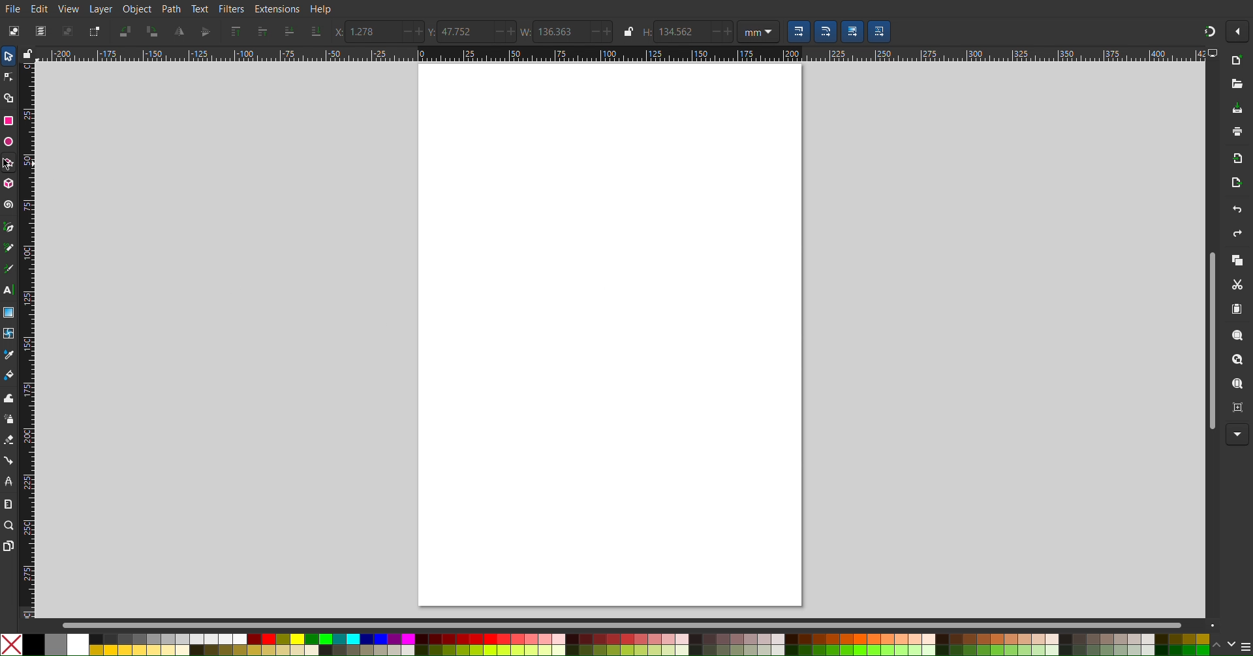 The width and height of the screenshot is (1253, 656). Describe the element at coordinates (640, 625) in the screenshot. I see `Scrollbar` at that location.